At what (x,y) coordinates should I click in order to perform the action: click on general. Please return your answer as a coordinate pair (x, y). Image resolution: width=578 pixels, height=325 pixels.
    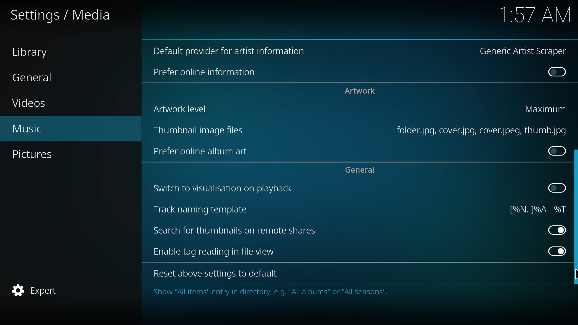
    Looking at the image, I should click on (360, 170).